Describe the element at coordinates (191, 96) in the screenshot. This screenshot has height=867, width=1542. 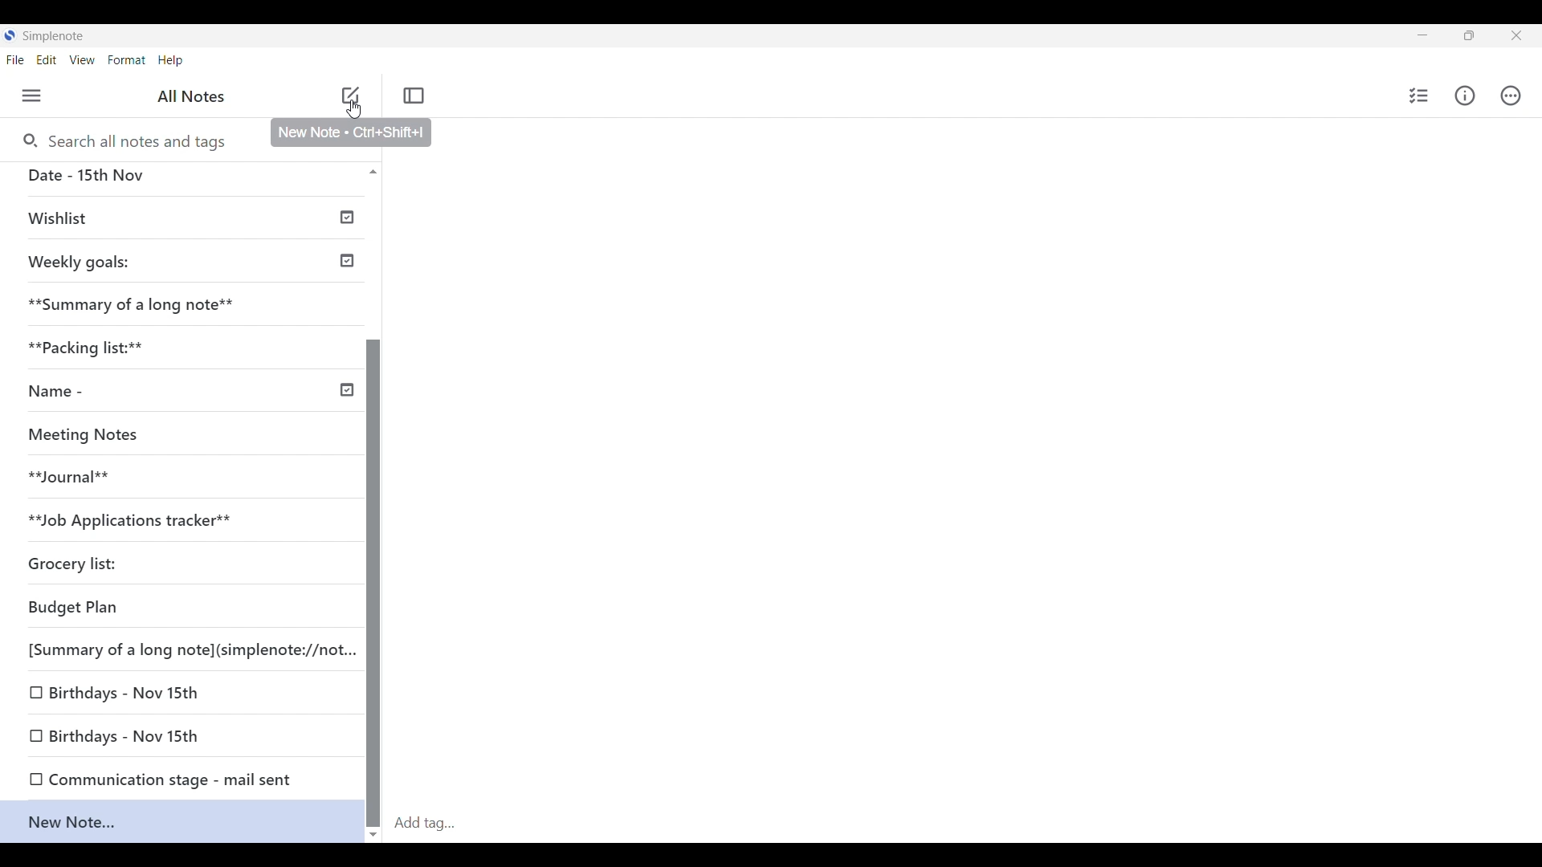
I see `Left panel title` at that location.